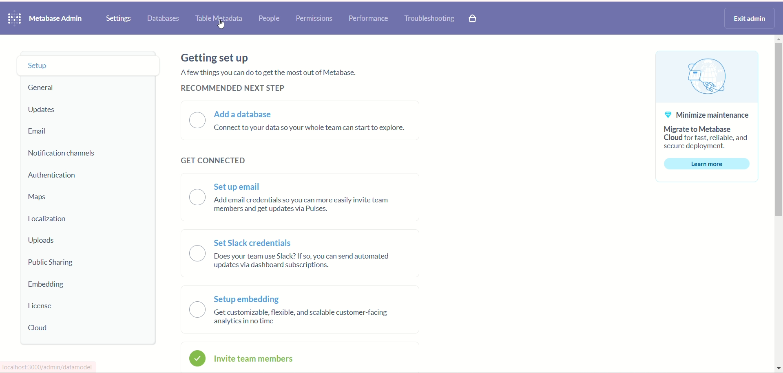  I want to click on table metadata, so click(219, 20).